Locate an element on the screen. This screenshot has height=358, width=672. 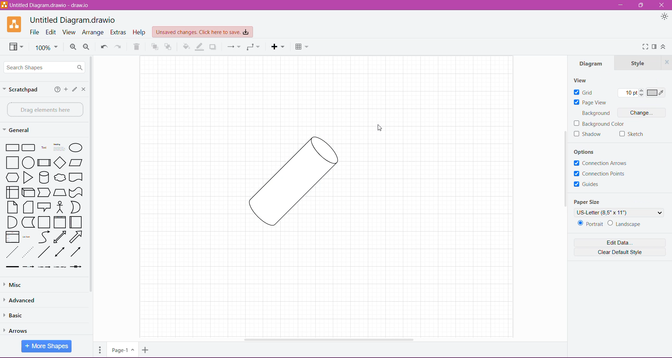
View is located at coordinates (70, 32).